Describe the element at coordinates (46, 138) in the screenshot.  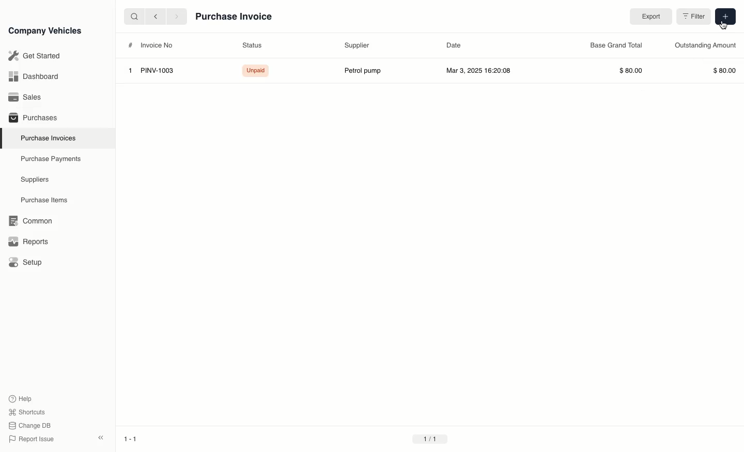
I see `Purchase Invoices` at that location.